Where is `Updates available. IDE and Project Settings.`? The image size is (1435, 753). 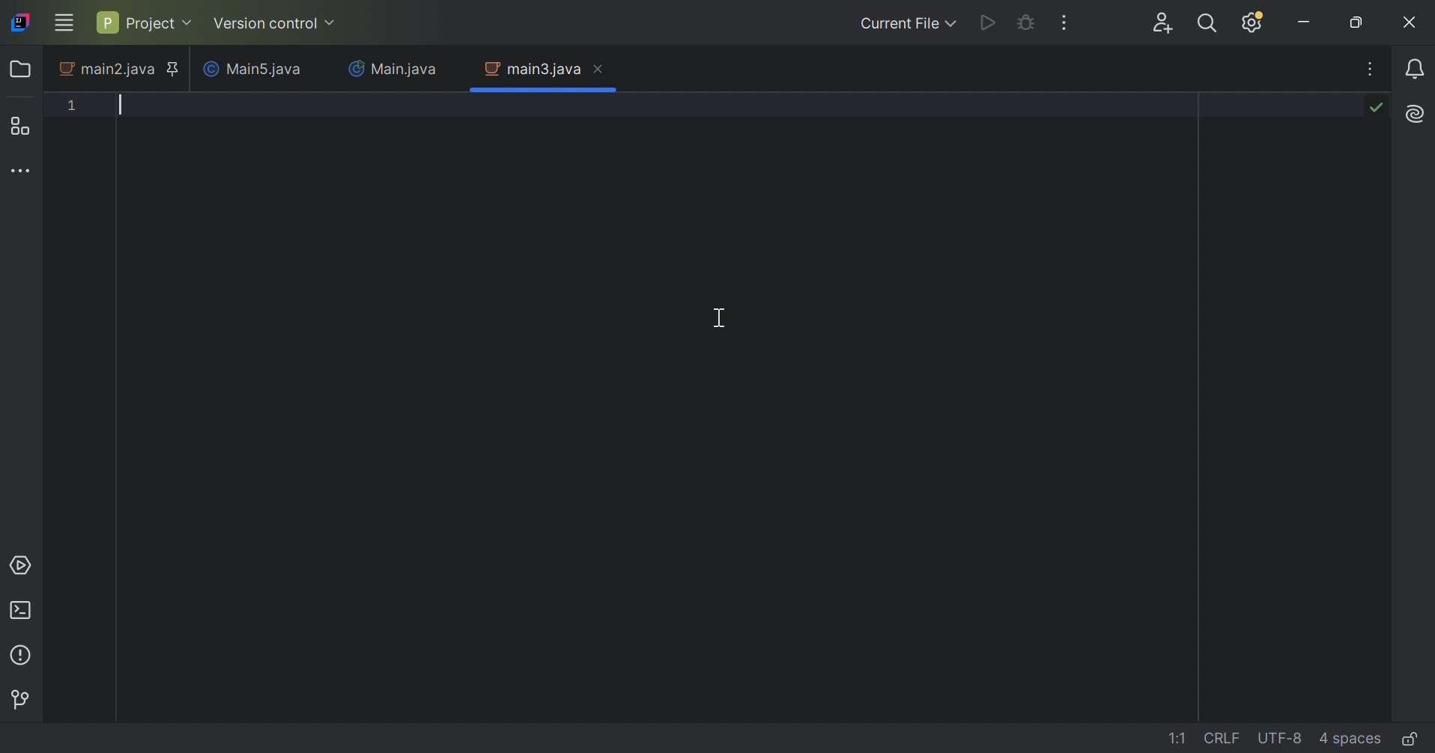 Updates available. IDE and Project Settings. is located at coordinates (1252, 23).